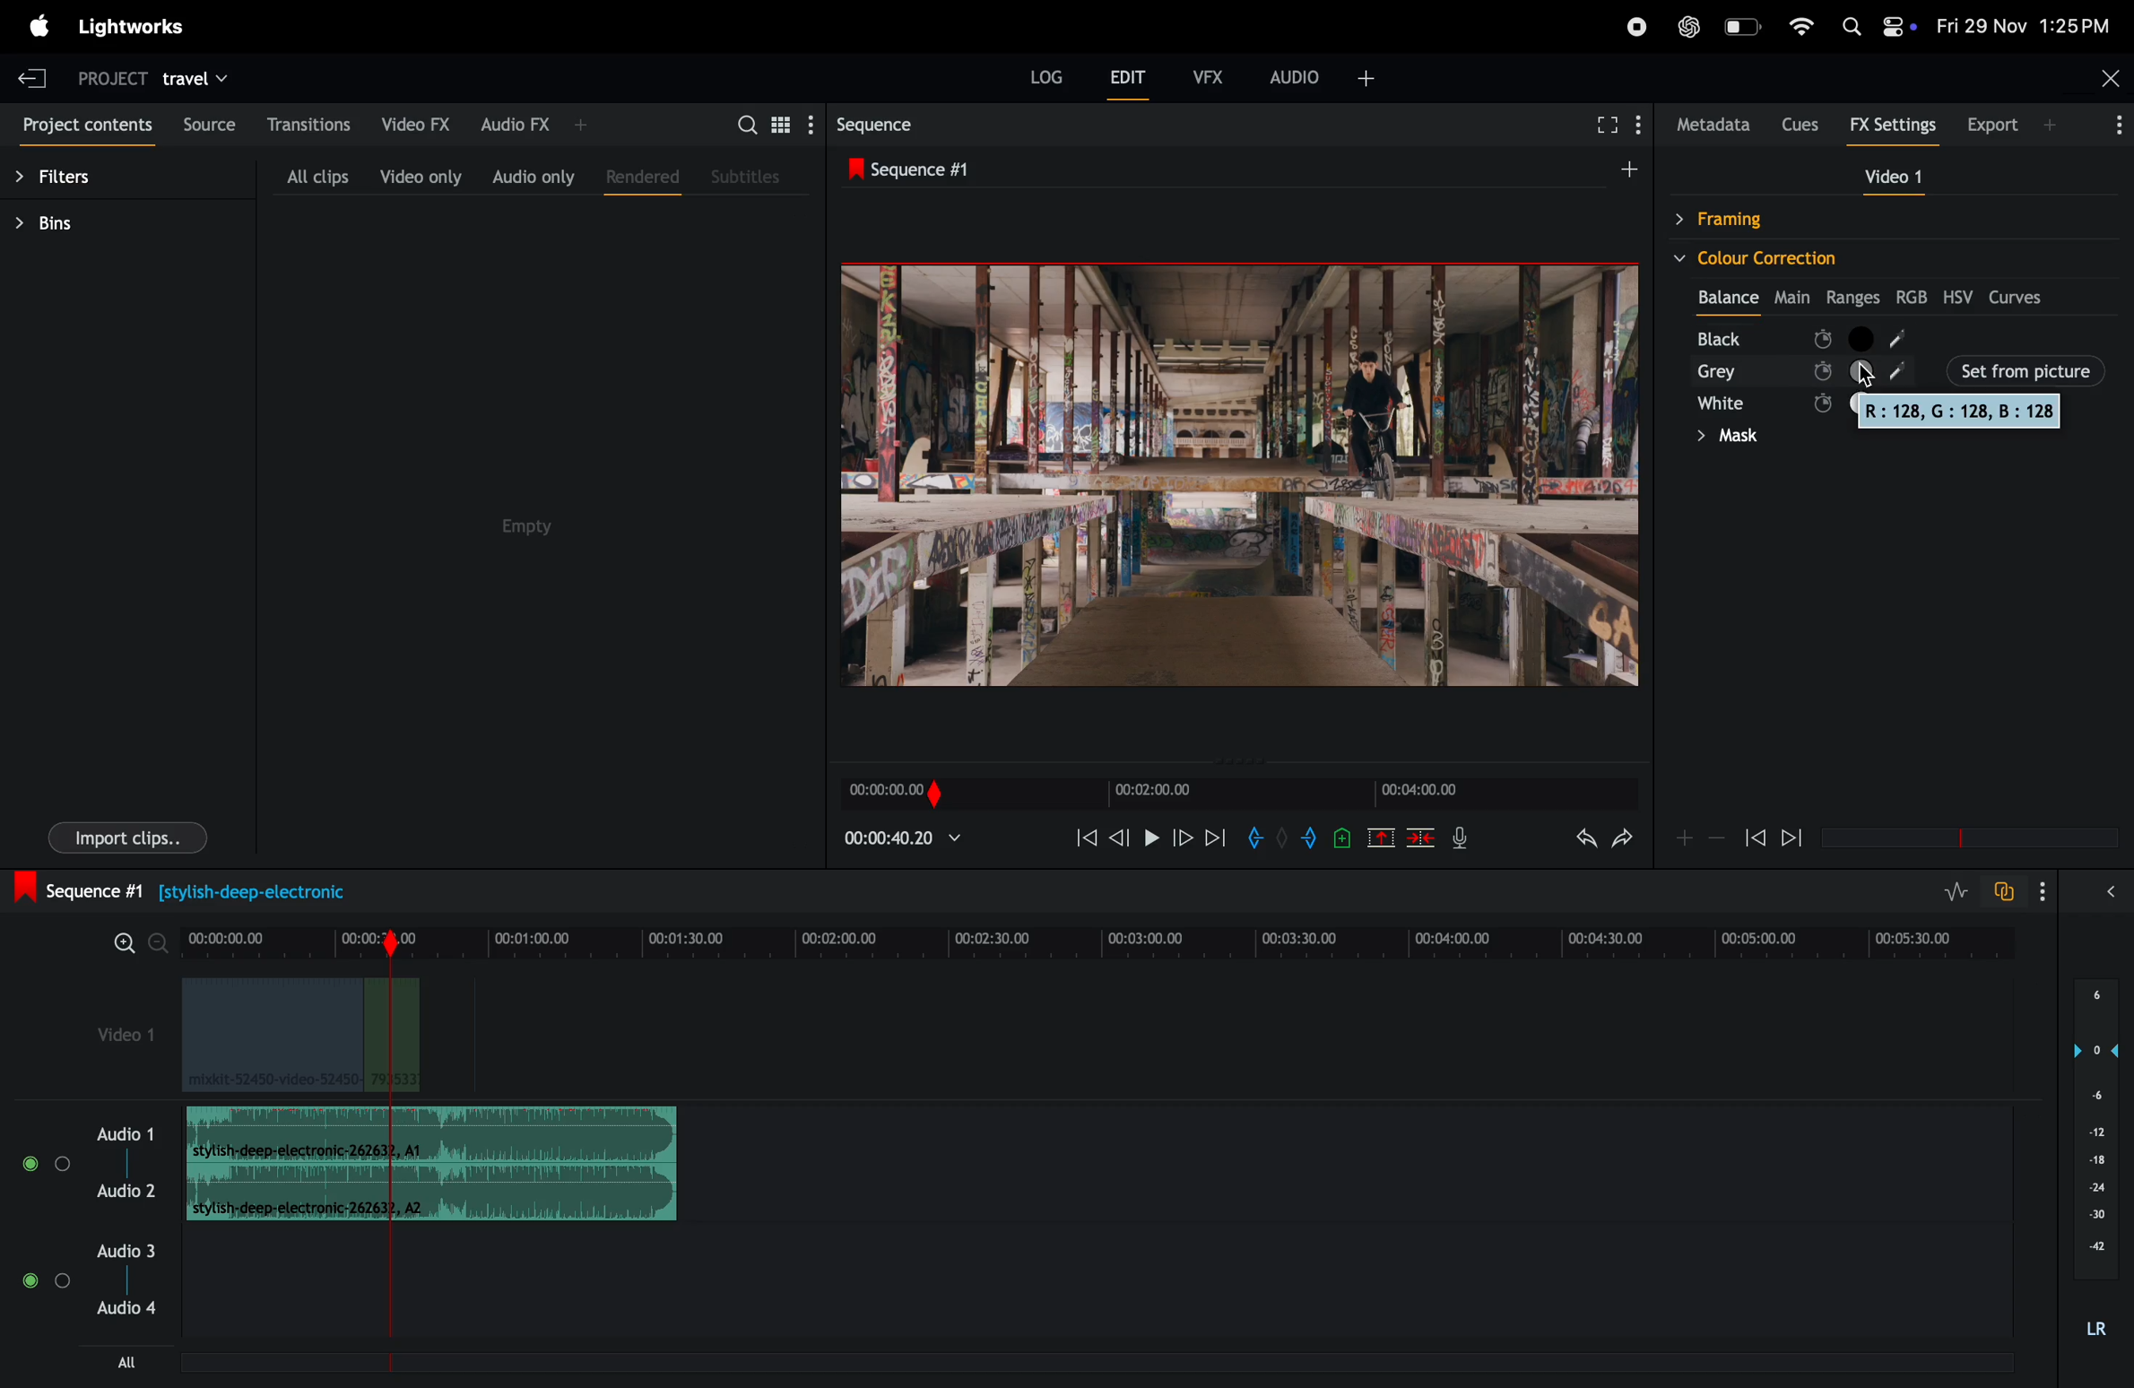  What do you see at coordinates (2016, 125) in the screenshot?
I see `export` at bounding box center [2016, 125].